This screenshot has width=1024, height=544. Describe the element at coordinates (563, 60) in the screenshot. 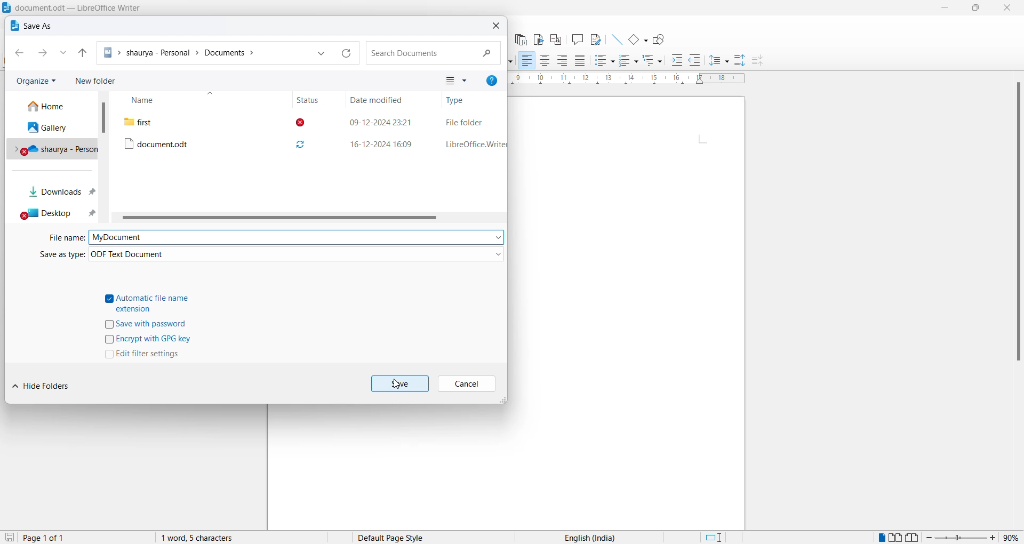

I see `align right` at that location.